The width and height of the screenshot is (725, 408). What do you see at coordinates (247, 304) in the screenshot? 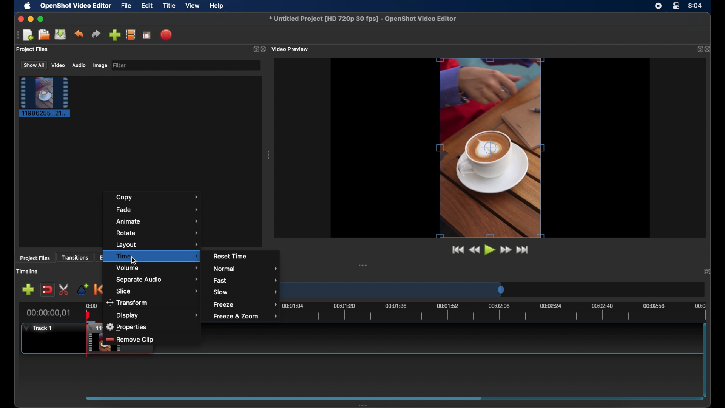
I see `freezemneu` at bounding box center [247, 304].